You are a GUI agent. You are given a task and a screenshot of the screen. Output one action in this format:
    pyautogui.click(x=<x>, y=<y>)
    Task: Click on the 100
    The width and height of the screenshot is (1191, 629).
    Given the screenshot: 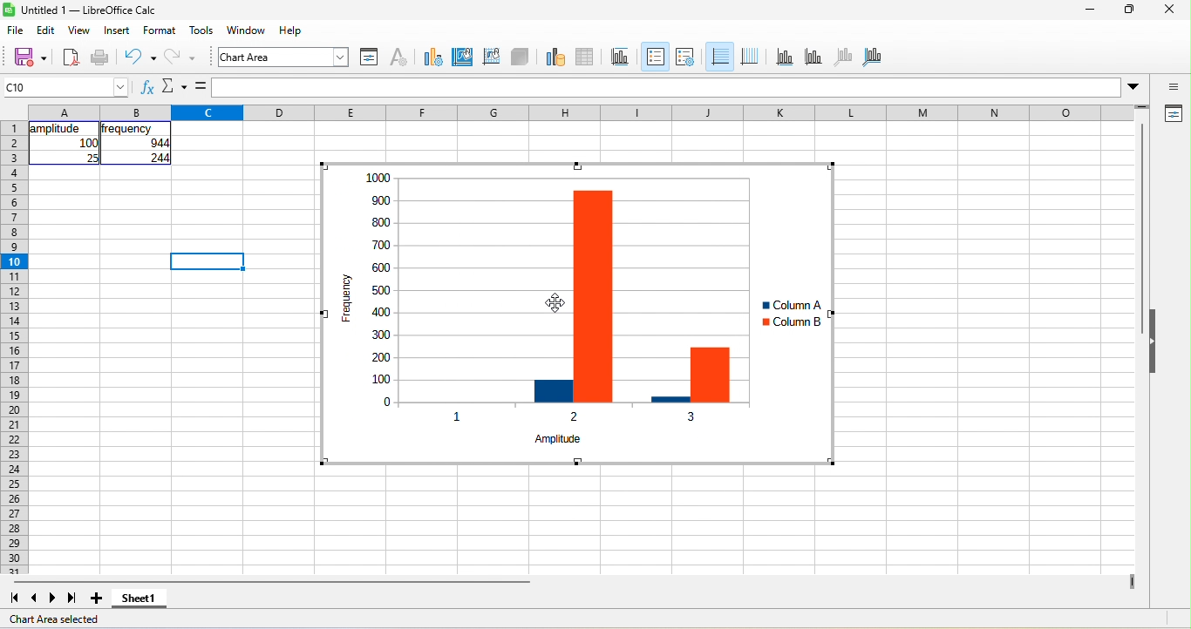 What is the action you would take?
    pyautogui.click(x=88, y=143)
    